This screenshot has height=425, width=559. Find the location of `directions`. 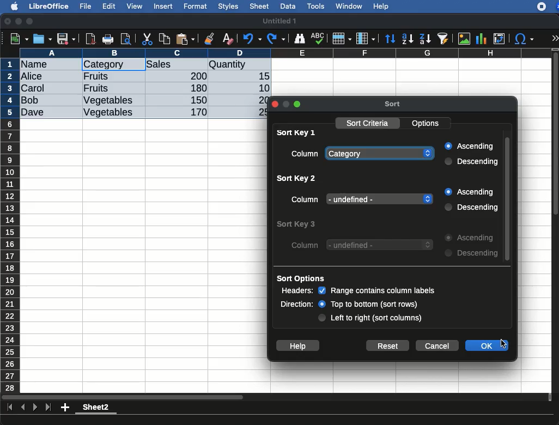

directions is located at coordinates (297, 305).